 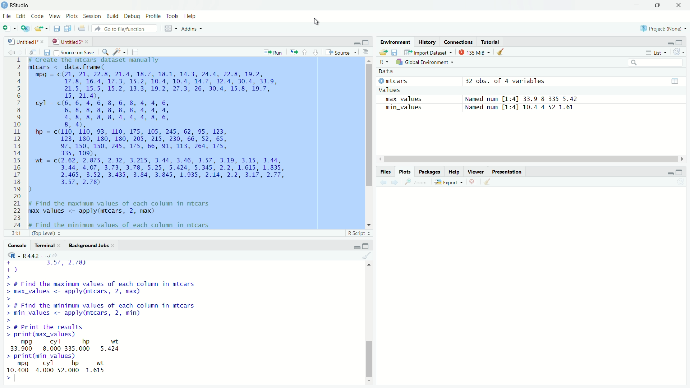 I want to click on «3 Export +, so click(x=450, y=182).